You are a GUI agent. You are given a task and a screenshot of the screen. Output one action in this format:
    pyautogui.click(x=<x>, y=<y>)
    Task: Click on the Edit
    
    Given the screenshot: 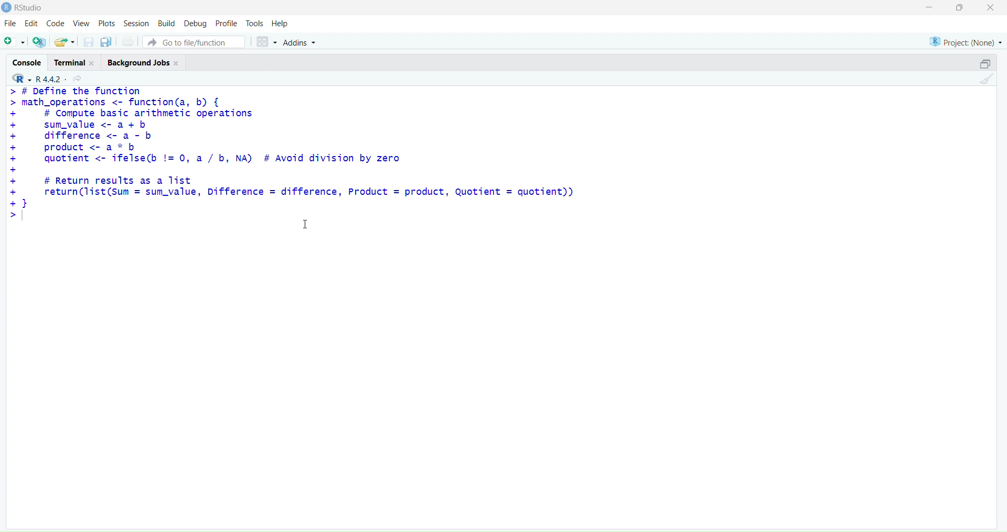 What is the action you would take?
    pyautogui.click(x=29, y=25)
    